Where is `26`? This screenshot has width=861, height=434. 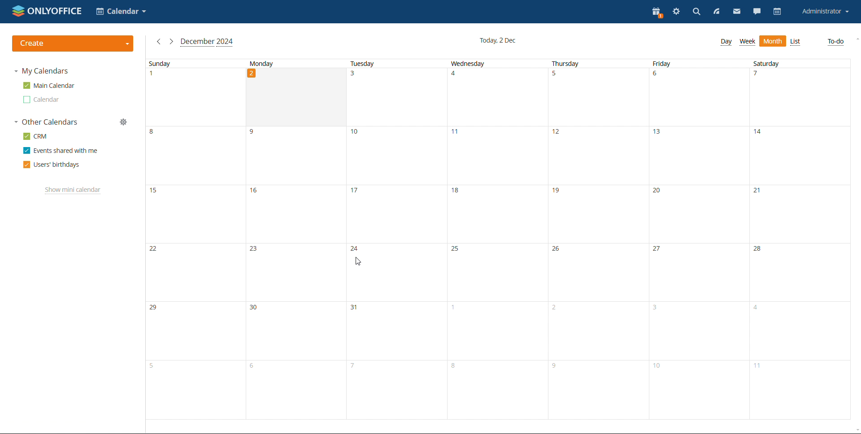
26 is located at coordinates (558, 250).